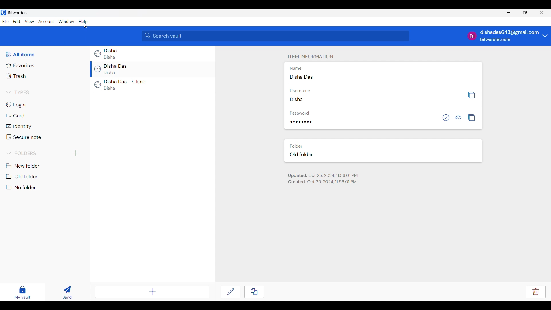 Image resolution: width=551 pixels, height=310 pixels. What do you see at coordinates (322, 182) in the screenshot?
I see `Created: Oct 25, 2024, 11:56:01 PM` at bounding box center [322, 182].